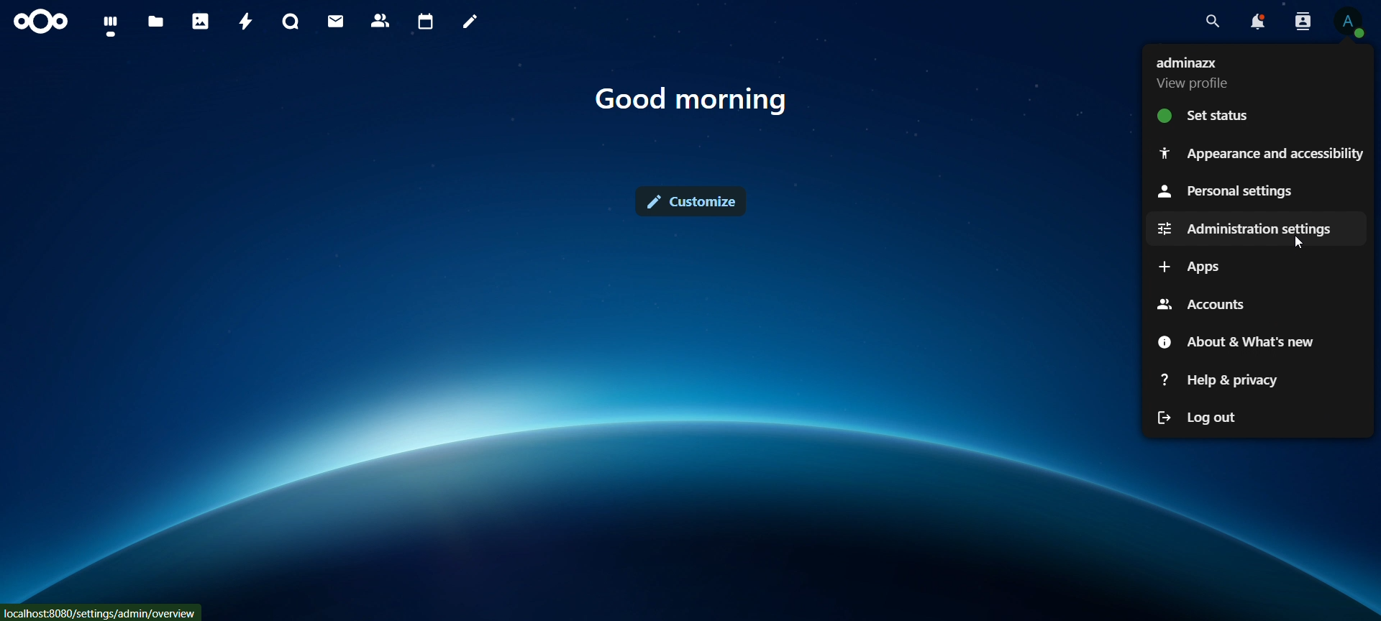 The height and width of the screenshot is (621, 1381). Describe the element at coordinates (337, 21) in the screenshot. I see `mail` at that location.